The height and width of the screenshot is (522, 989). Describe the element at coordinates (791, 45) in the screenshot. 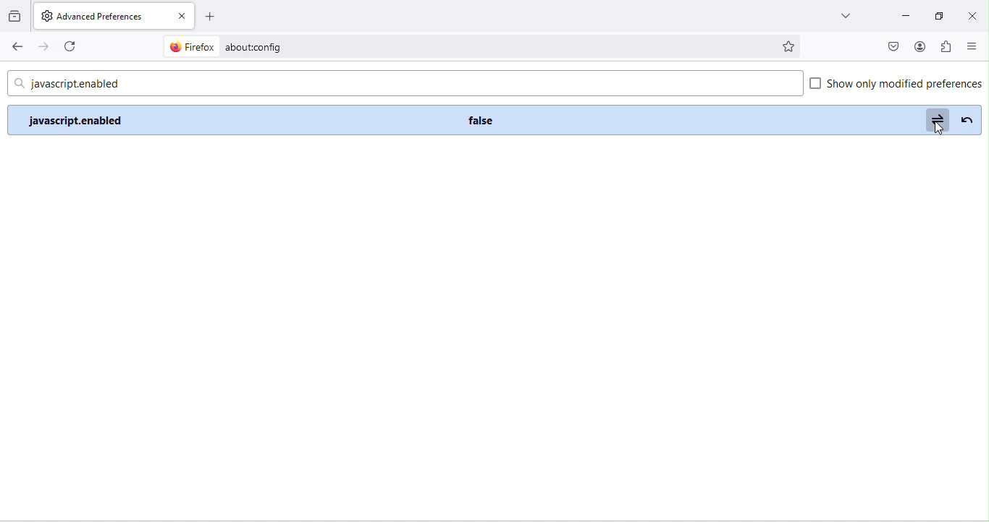

I see `bookmark` at that location.